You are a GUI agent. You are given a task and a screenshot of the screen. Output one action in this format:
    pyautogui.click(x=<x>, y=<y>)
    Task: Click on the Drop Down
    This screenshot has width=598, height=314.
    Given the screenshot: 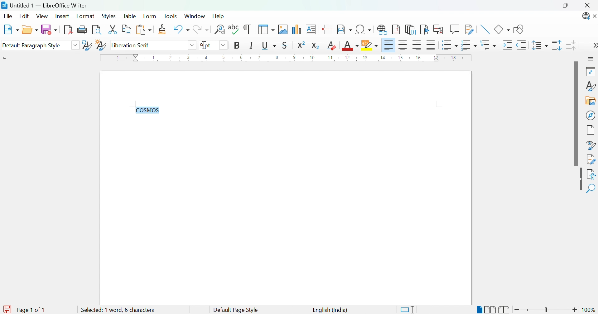 What is the action you would take?
    pyautogui.click(x=75, y=45)
    